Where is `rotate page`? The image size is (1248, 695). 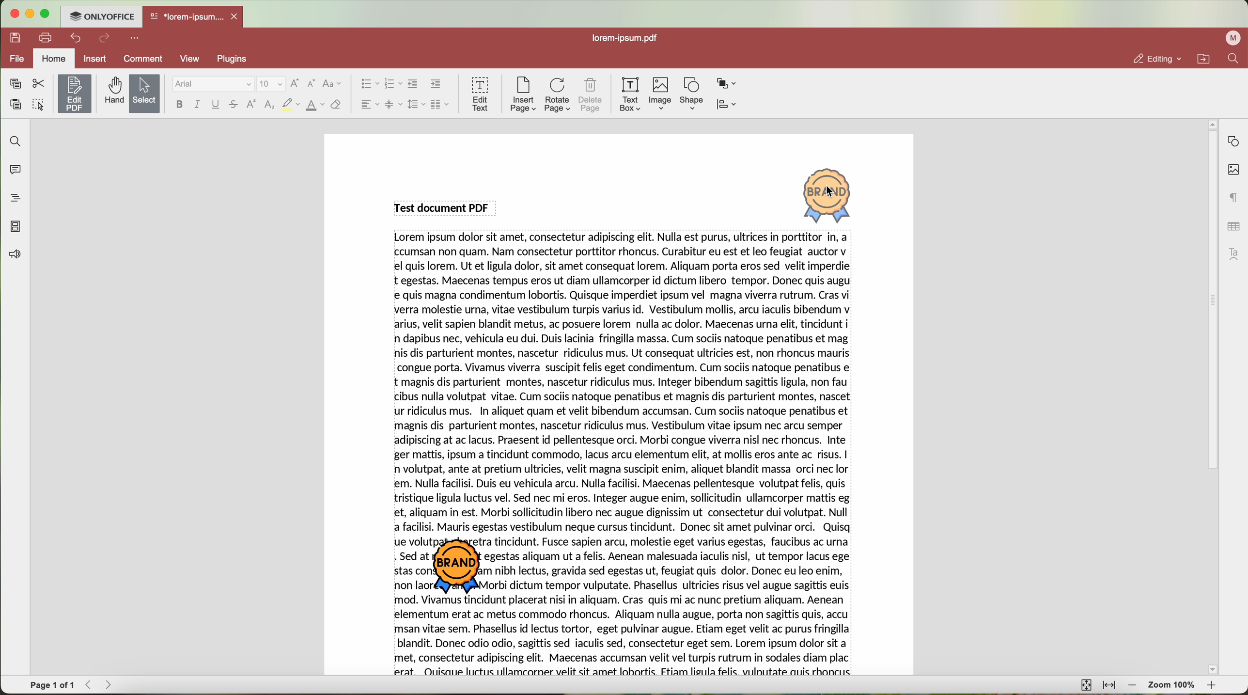 rotate page is located at coordinates (558, 95).